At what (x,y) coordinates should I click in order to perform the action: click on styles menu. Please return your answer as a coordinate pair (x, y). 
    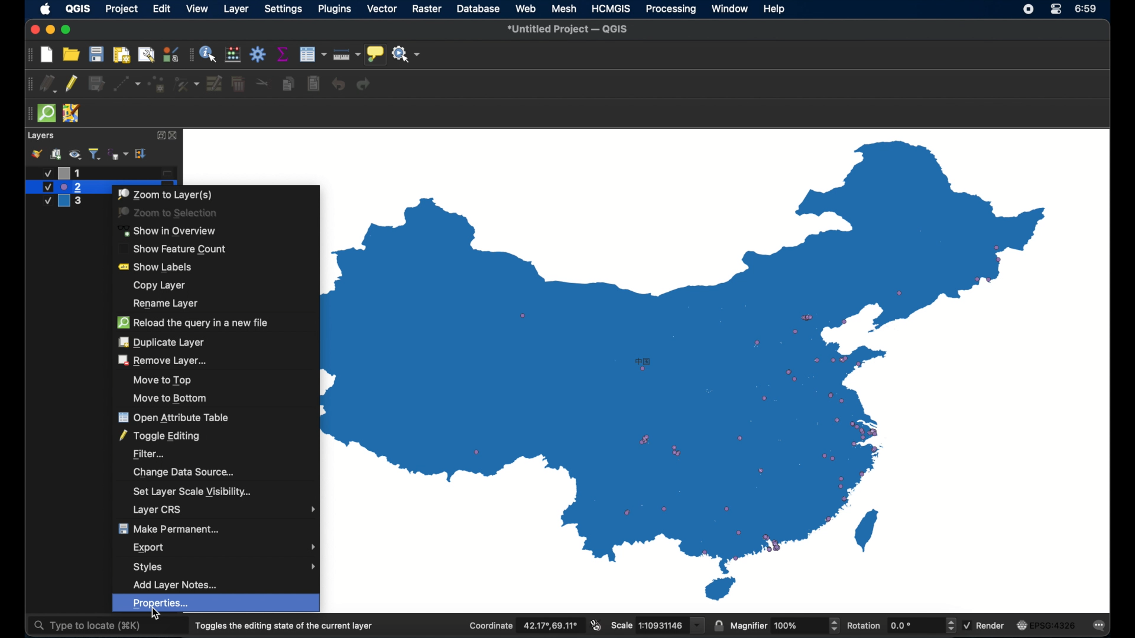
    Looking at the image, I should click on (225, 567).